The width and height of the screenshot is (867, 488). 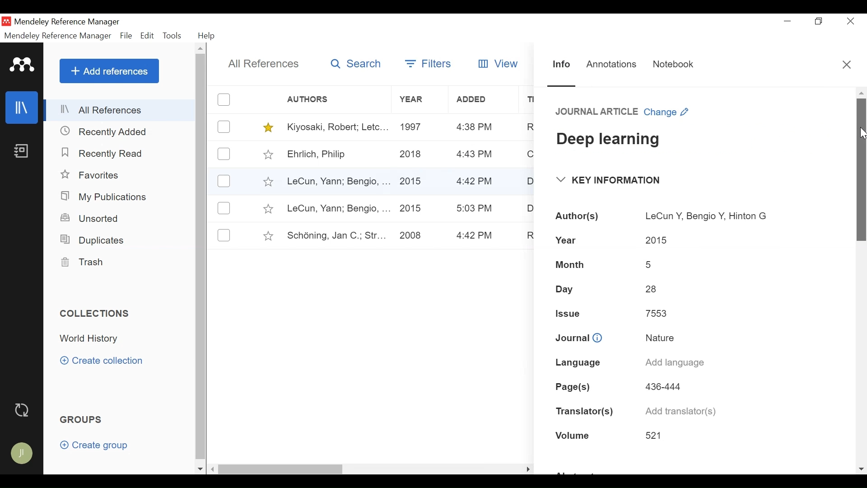 What do you see at coordinates (337, 182) in the screenshot?
I see `LeCun, Yann, Bengio` at bounding box center [337, 182].